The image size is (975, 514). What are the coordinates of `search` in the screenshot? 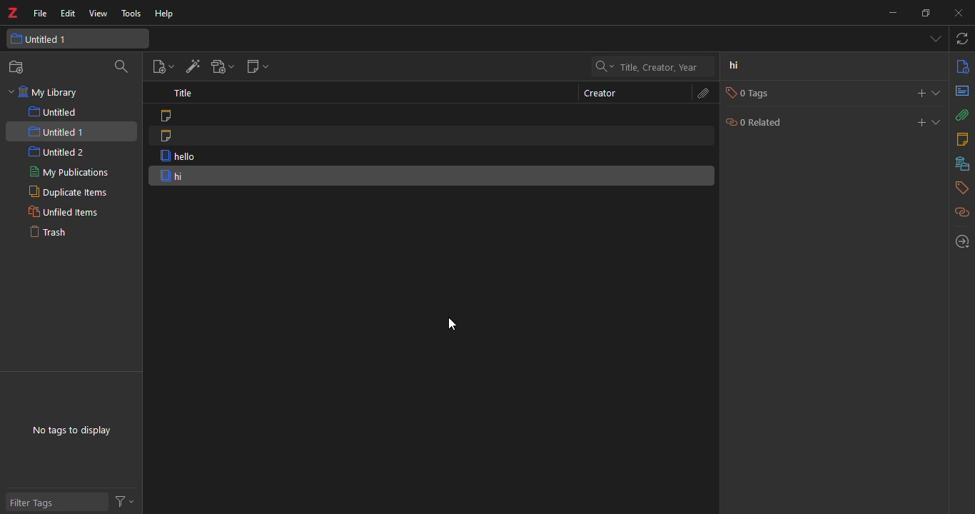 It's located at (647, 66).